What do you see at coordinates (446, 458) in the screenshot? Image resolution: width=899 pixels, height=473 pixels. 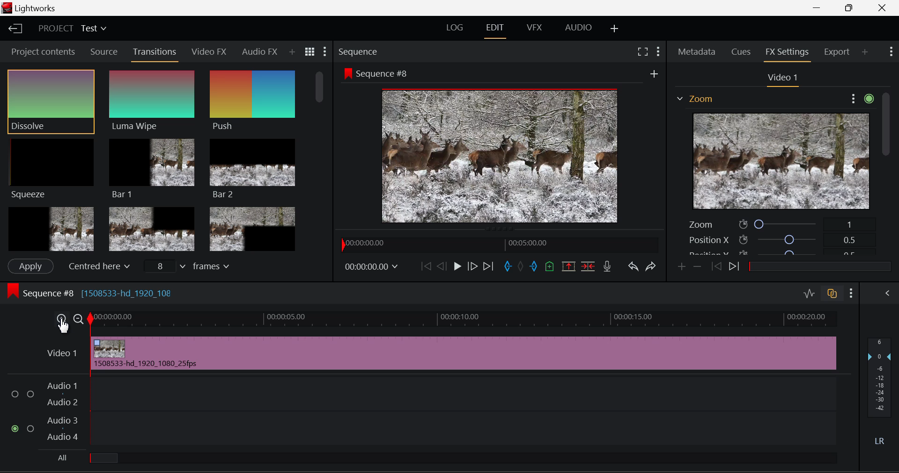 I see `All` at bounding box center [446, 458].